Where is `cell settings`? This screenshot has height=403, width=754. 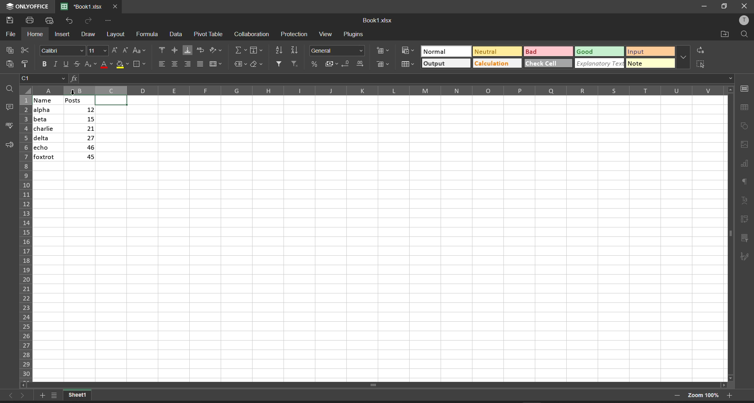 cell settings is located at coordinates (746, 89).